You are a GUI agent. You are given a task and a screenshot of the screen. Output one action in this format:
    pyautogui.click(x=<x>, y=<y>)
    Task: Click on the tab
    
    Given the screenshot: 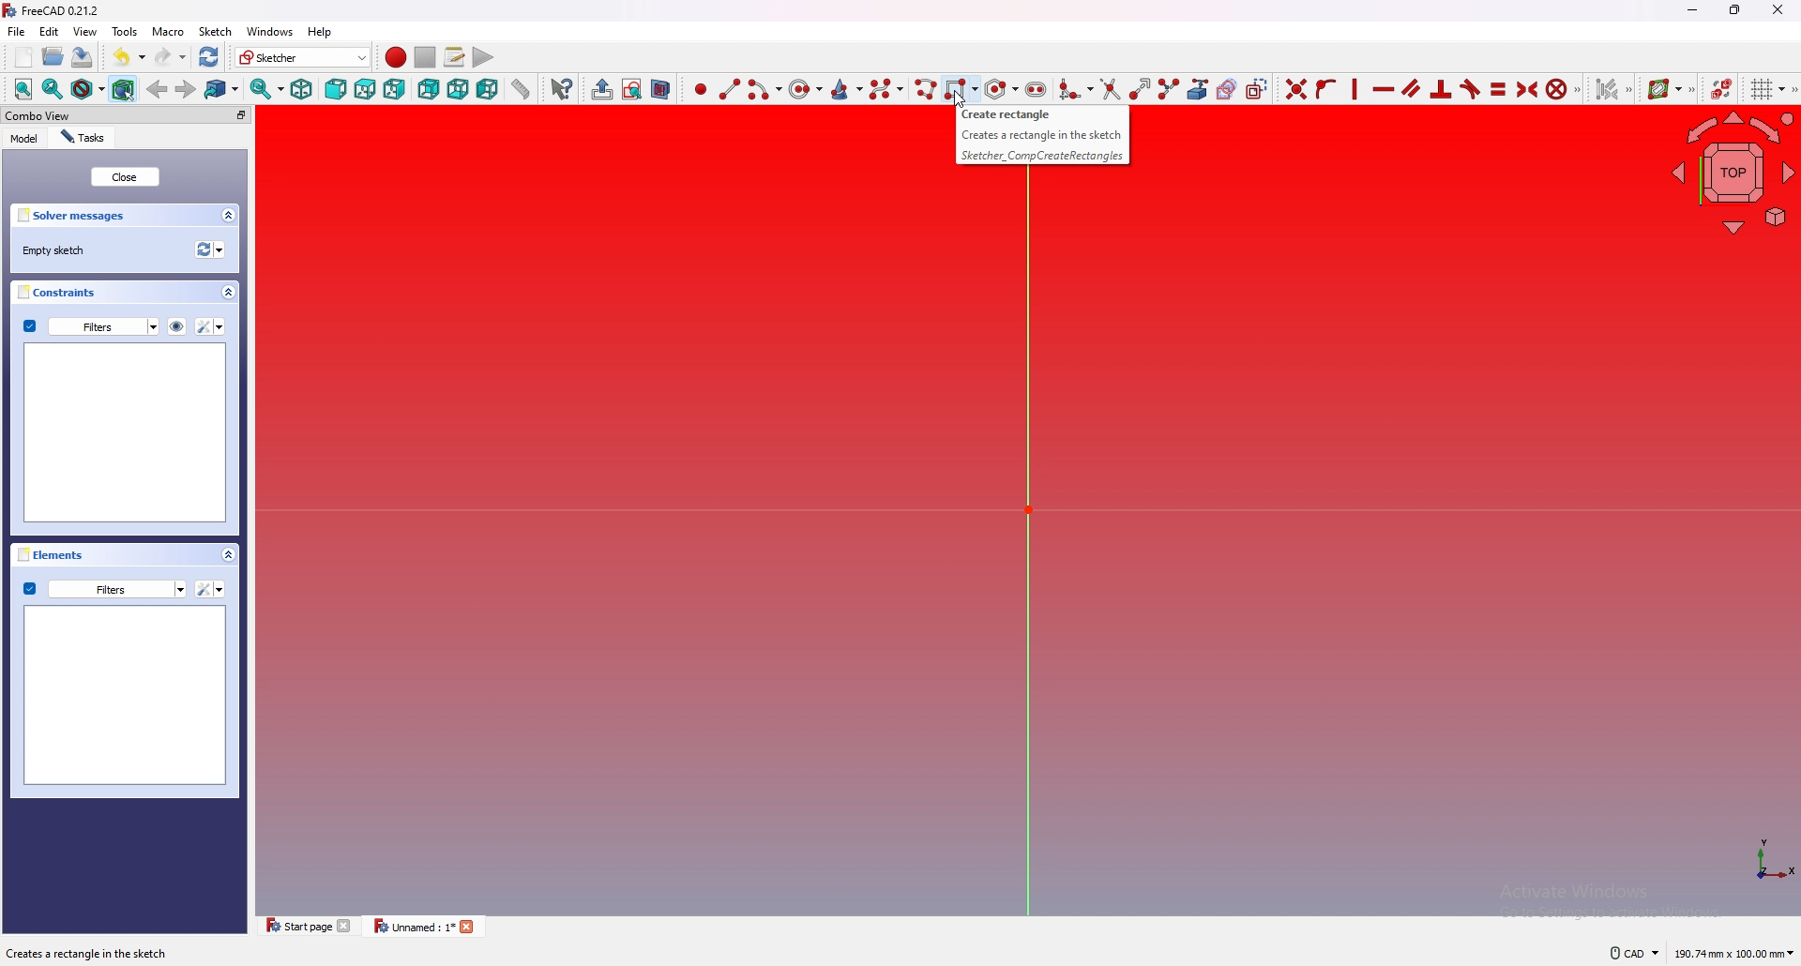 What is the action you would take?
    pyautogui.click(x=310, y=926)
    